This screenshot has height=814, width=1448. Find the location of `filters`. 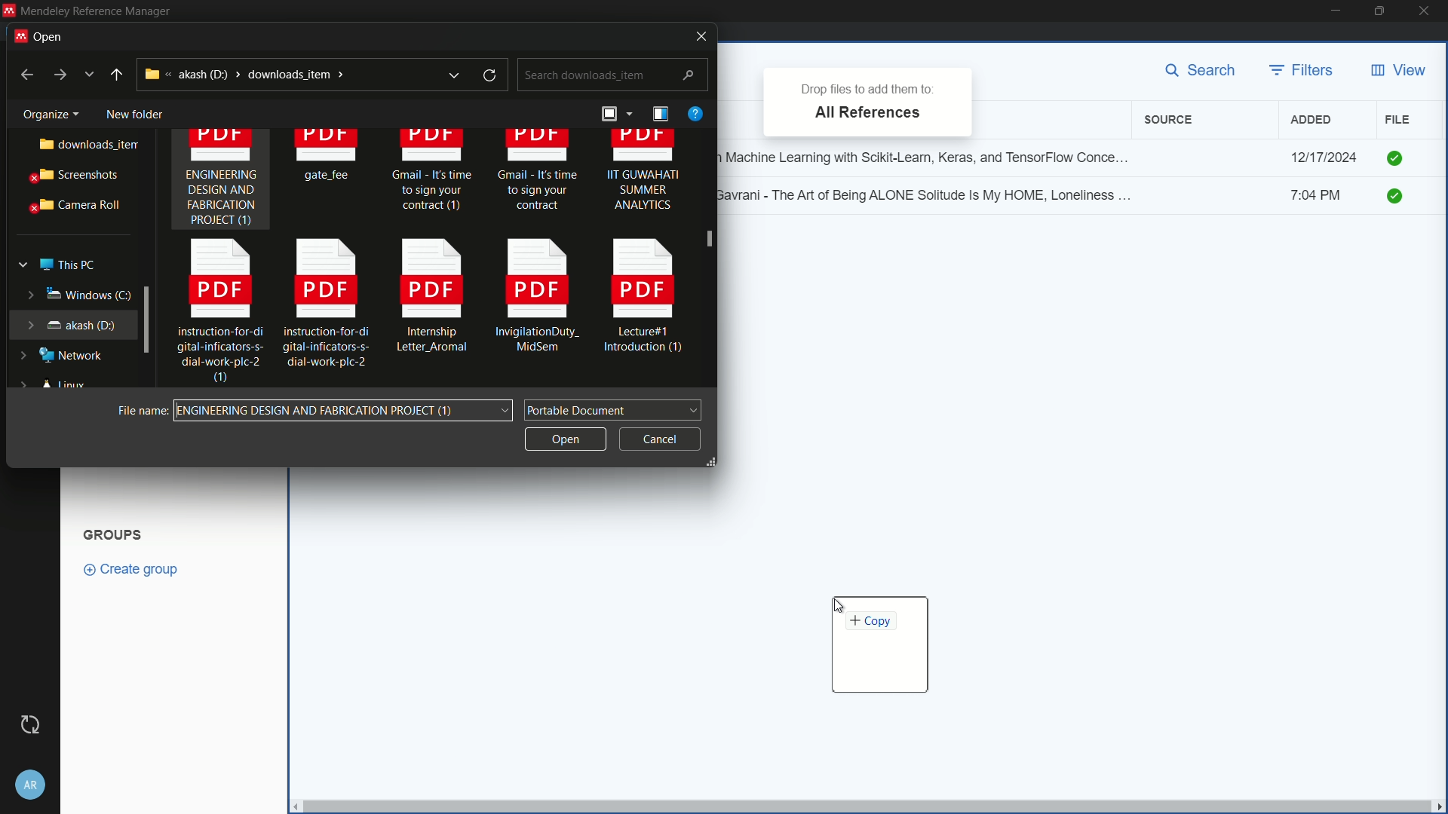

filters is located at coordinates (1302, 71).